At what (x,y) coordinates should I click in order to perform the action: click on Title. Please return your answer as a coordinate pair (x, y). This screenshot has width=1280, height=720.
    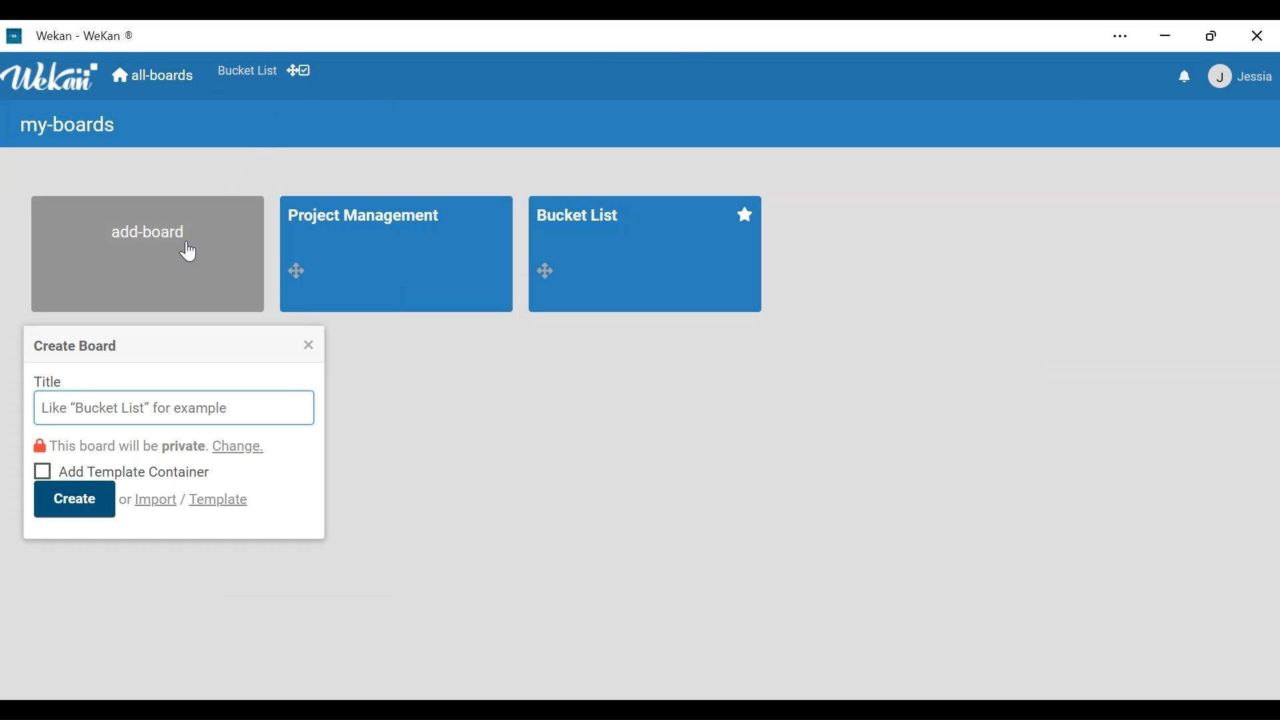
    Looking at the image, I should click on (49, 381).